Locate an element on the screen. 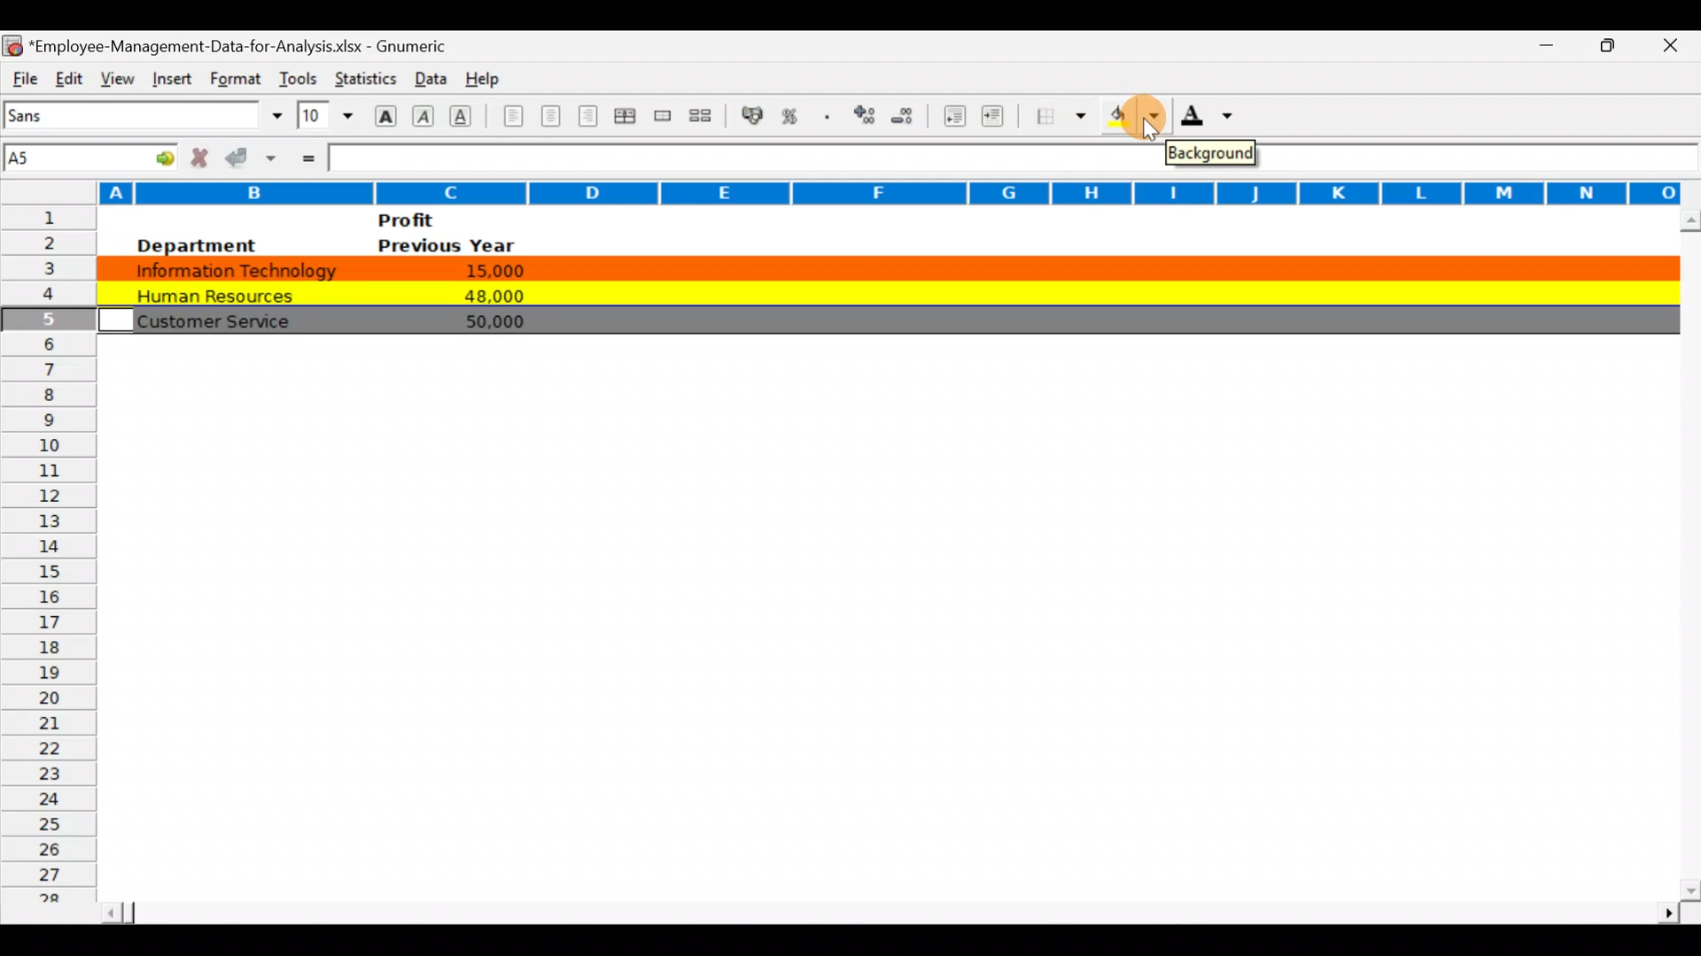 The image size is (1701, 956). Cells is located at coordinates (873, 650).